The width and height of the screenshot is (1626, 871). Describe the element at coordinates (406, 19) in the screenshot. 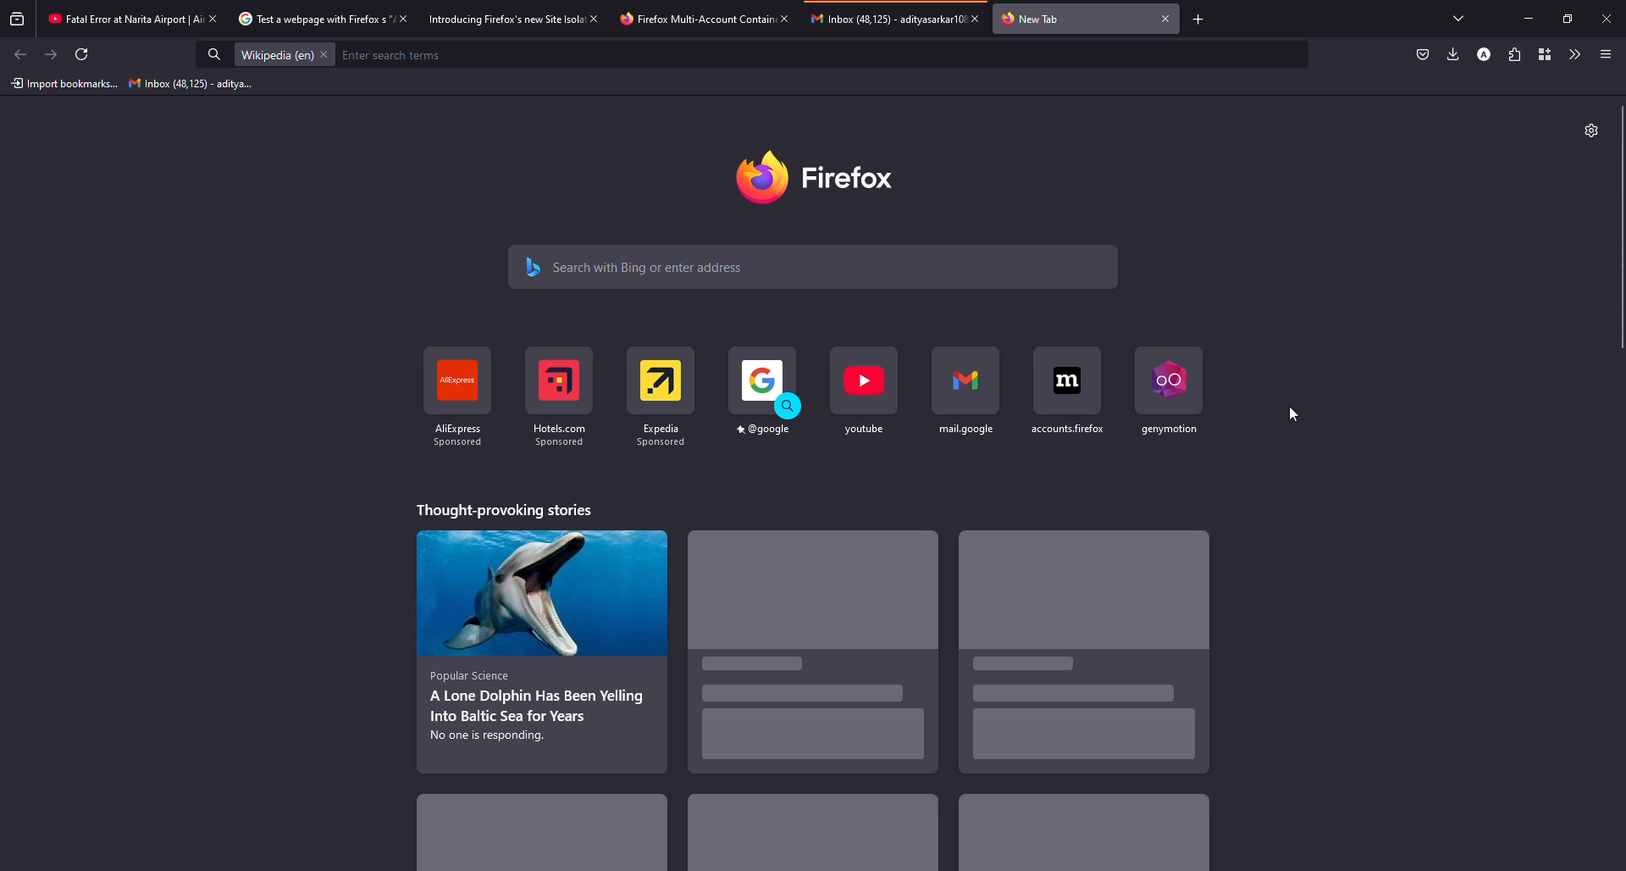

I see `close` at that location.